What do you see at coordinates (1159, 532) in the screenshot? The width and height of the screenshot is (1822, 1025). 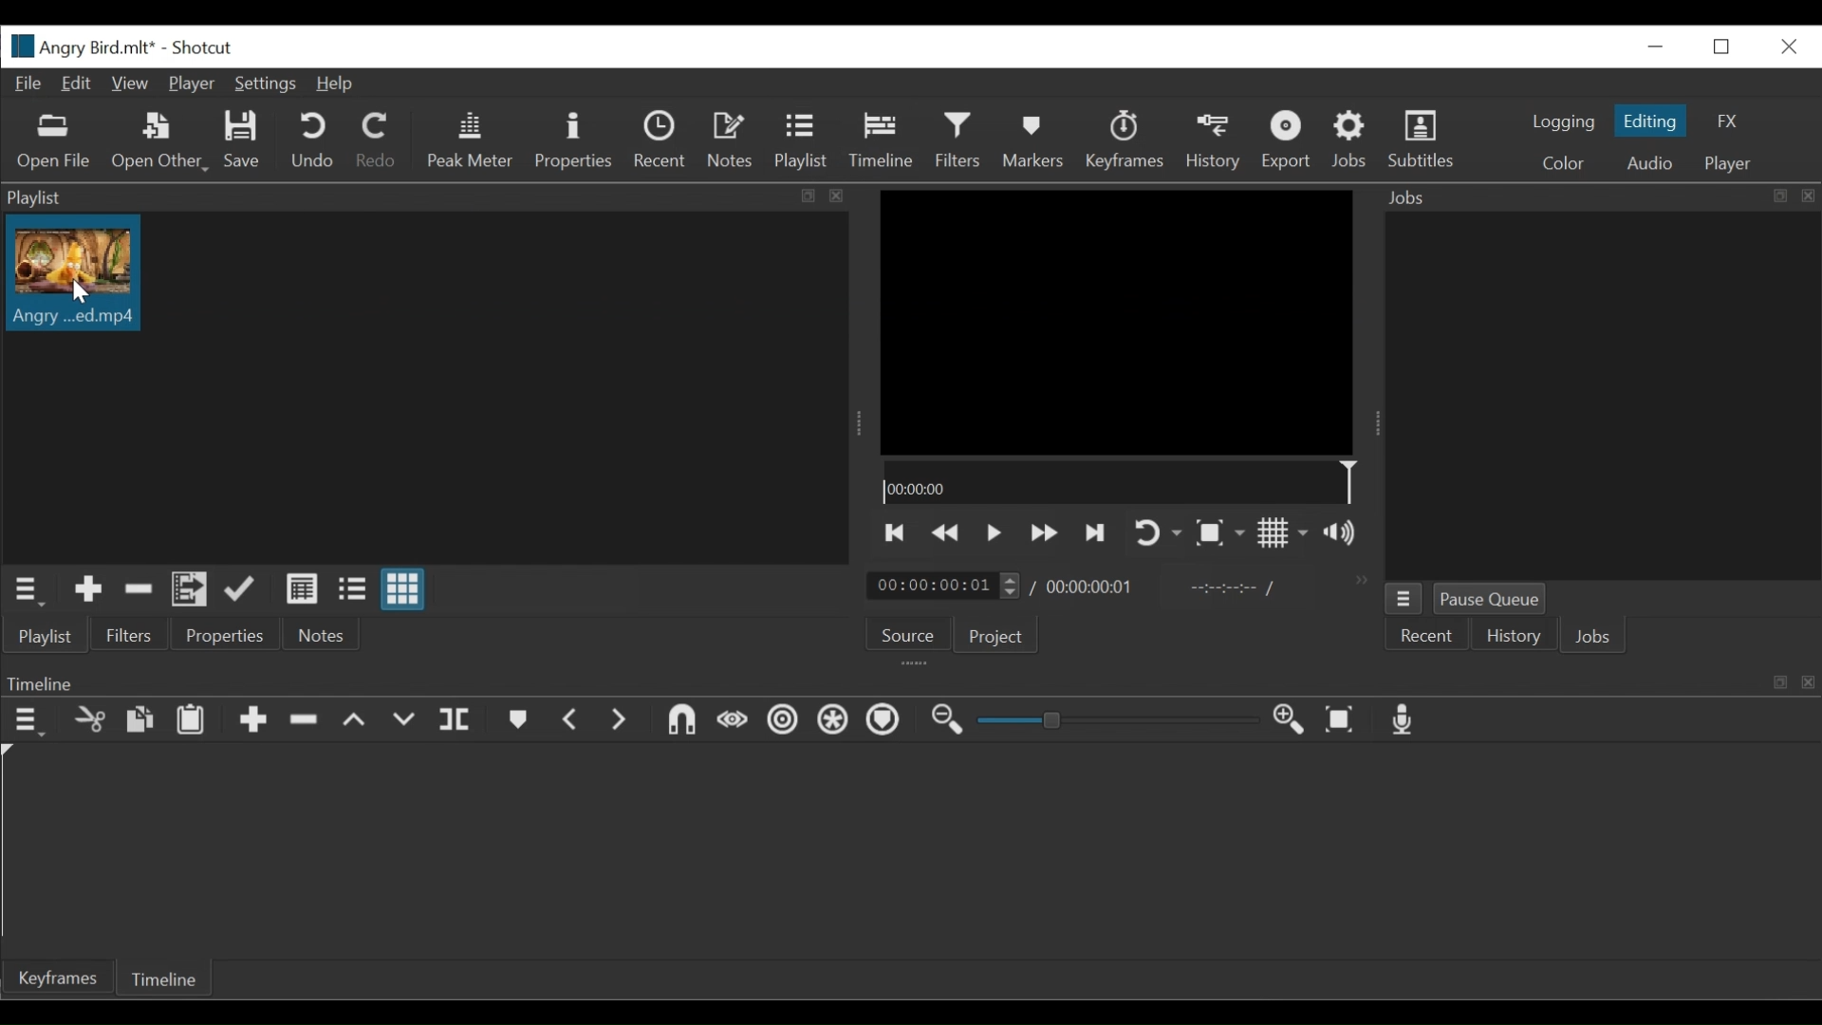 I see `Toggle player looping` at bounding box center [1159, 532].